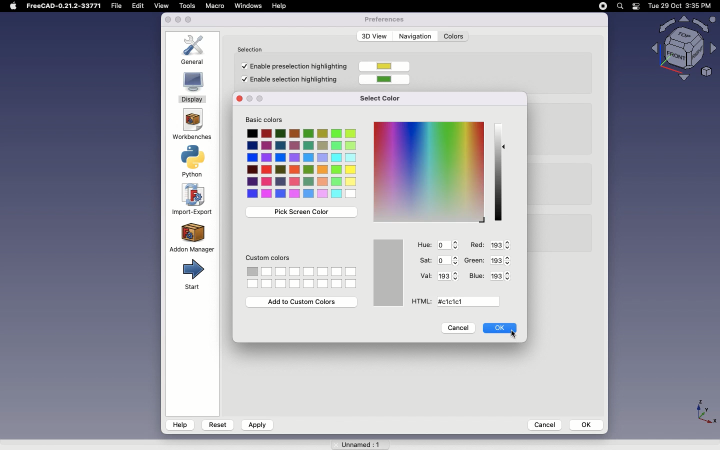 The image size is (720, 450). I want to click on maximise, so click(190, 19).